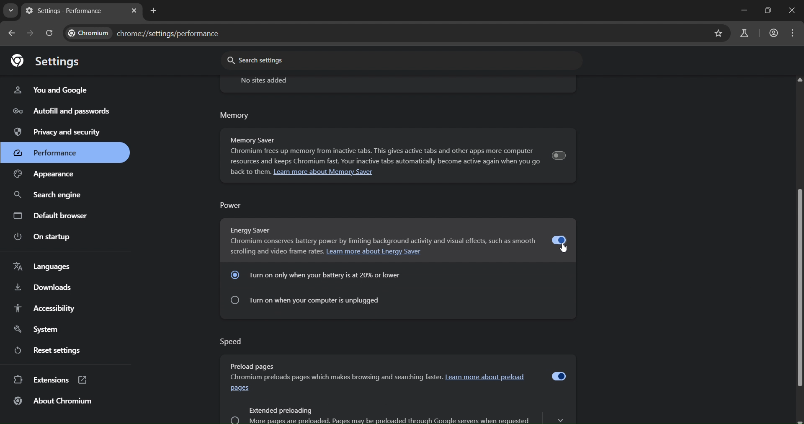 The image size is (804, 424). I want to click on extensions, so click(50, 379).